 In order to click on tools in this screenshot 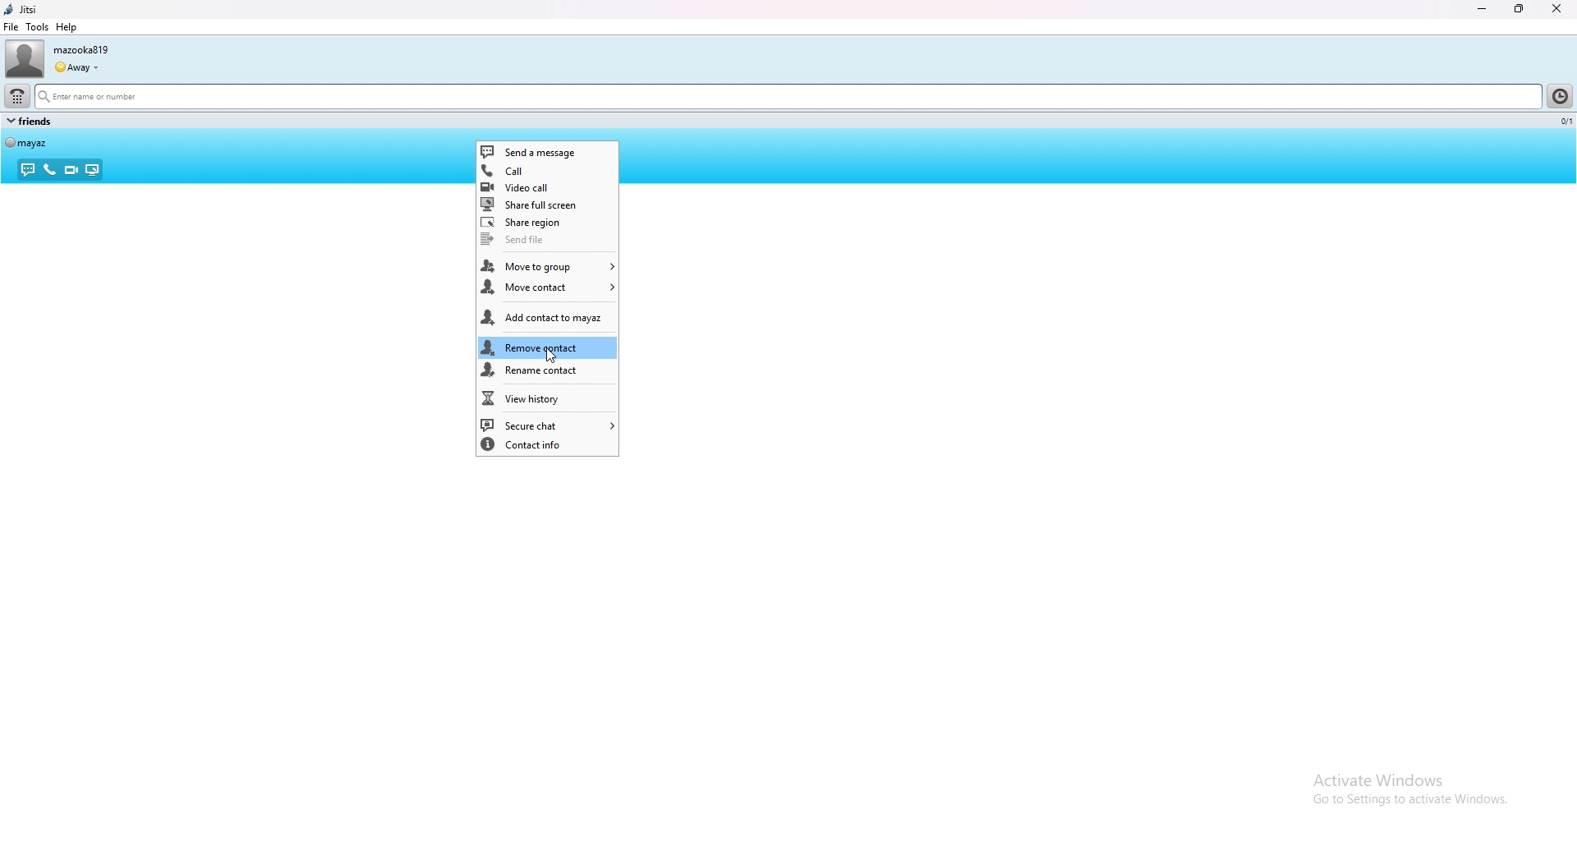, I will do `click(37, 26)`.